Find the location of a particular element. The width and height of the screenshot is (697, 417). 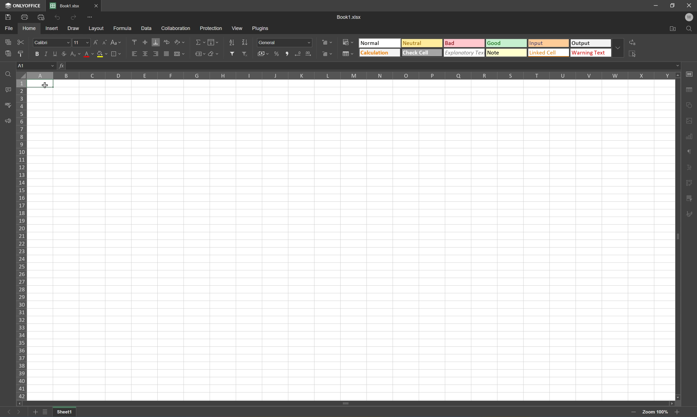

Data is located at coordinates (145, 27).